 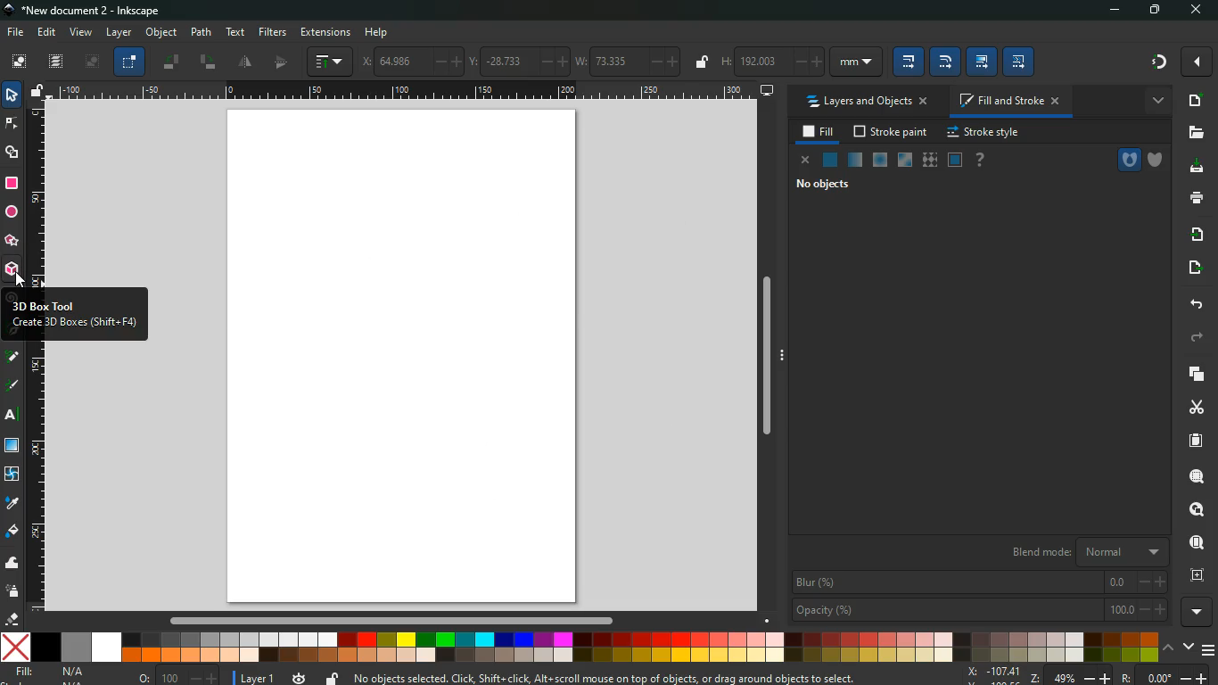 What do you see at coordinates (1160, 61) in the screenshot?
I see `gradient` at bounding box center [1160, 61].